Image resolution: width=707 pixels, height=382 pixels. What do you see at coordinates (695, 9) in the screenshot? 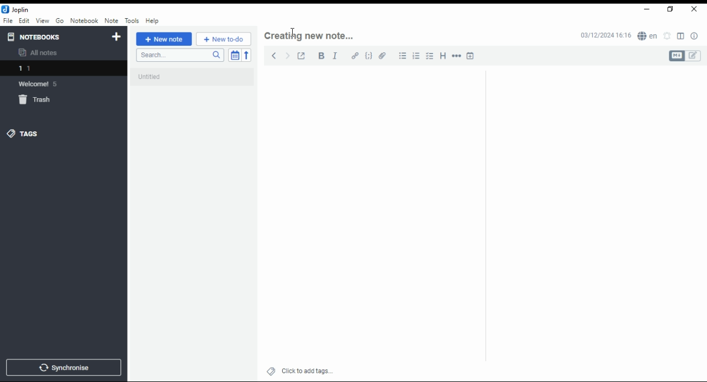
I see `close window` at bounding box center [695, 9].